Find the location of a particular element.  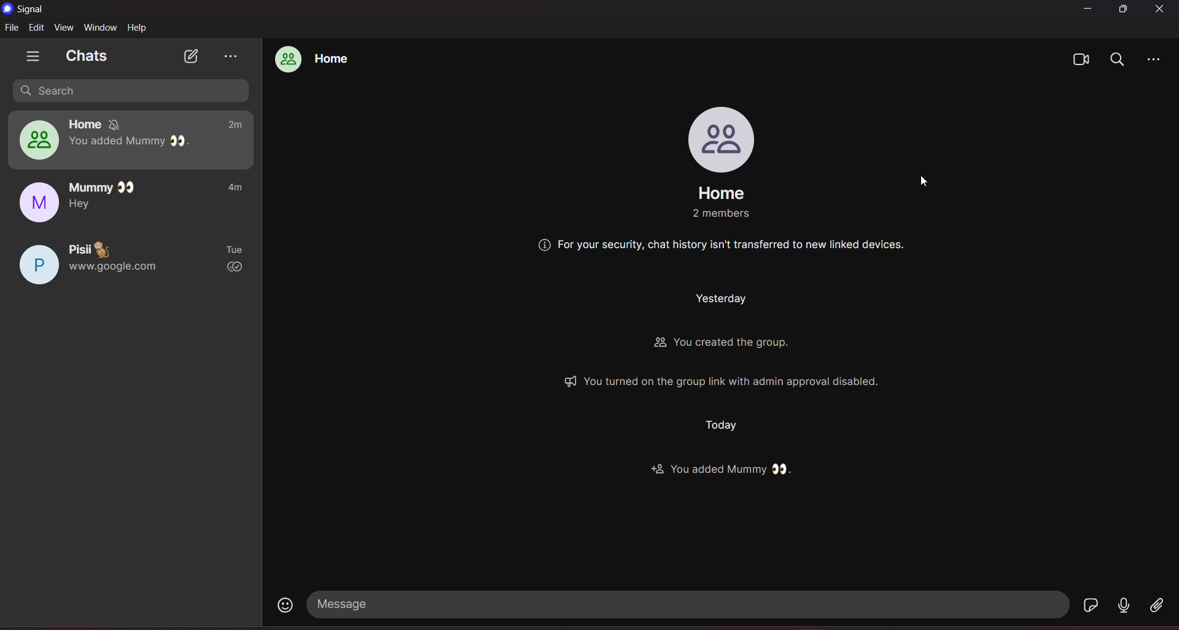

window is located at coordinates (101, 28).